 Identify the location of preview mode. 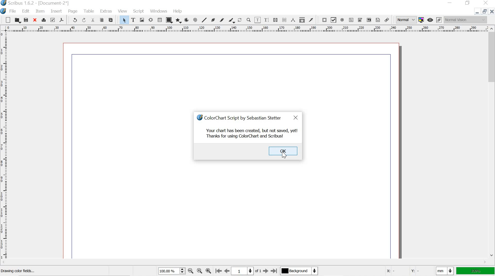
(431, 20).